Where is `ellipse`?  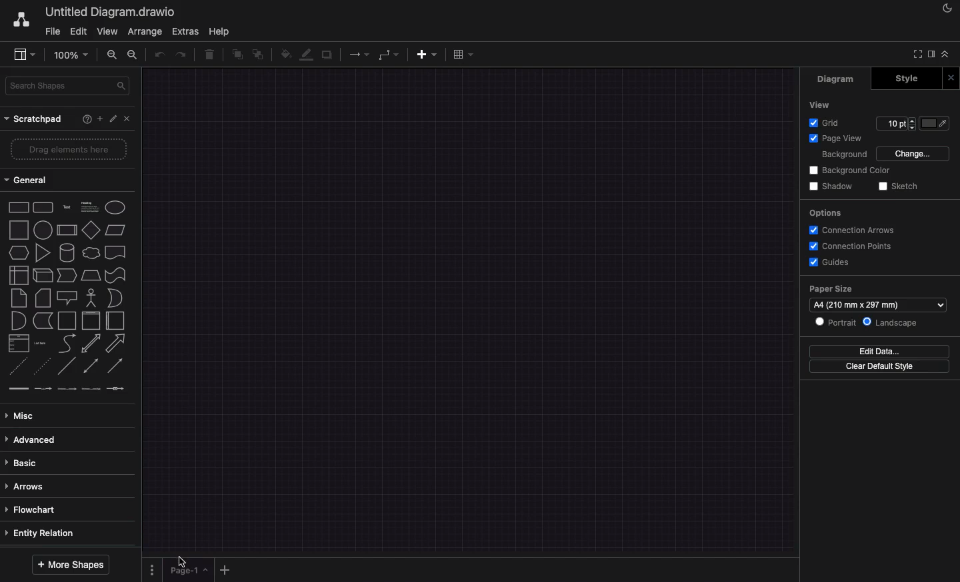 ellipse is located at coordinates (115, 208).